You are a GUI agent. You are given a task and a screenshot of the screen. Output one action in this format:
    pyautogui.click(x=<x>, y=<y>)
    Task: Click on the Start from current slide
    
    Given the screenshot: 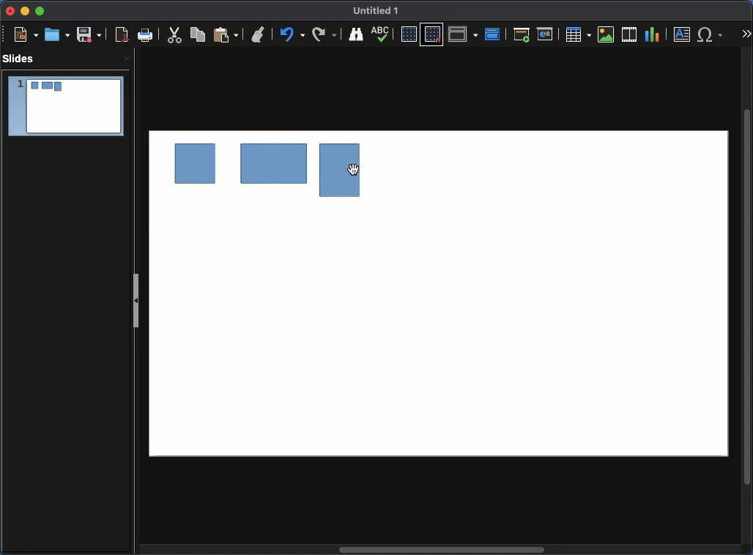 What is the action you would take?
    pyautogui.click(x=546, y=35)
    